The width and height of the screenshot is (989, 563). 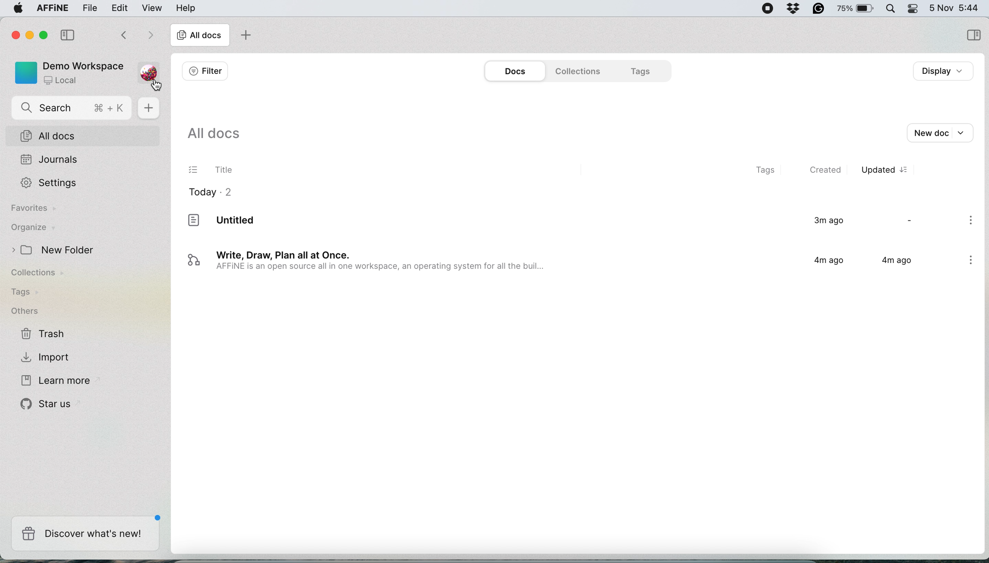 I want to click on selections, so click(x=973, y=36).